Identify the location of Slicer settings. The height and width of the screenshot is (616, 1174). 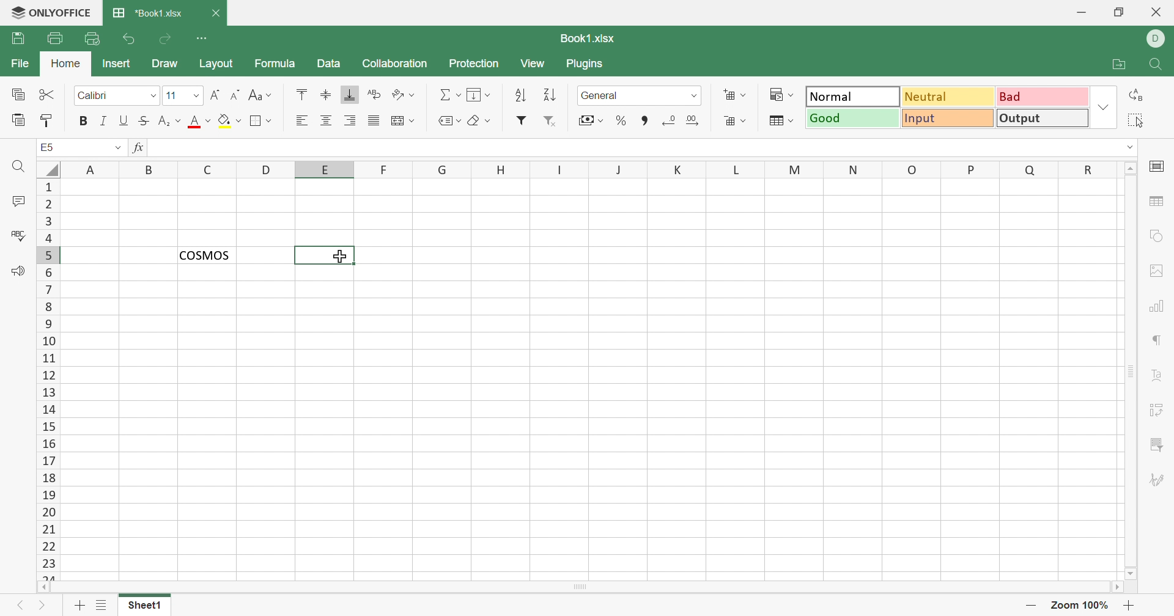
(1158, 446).